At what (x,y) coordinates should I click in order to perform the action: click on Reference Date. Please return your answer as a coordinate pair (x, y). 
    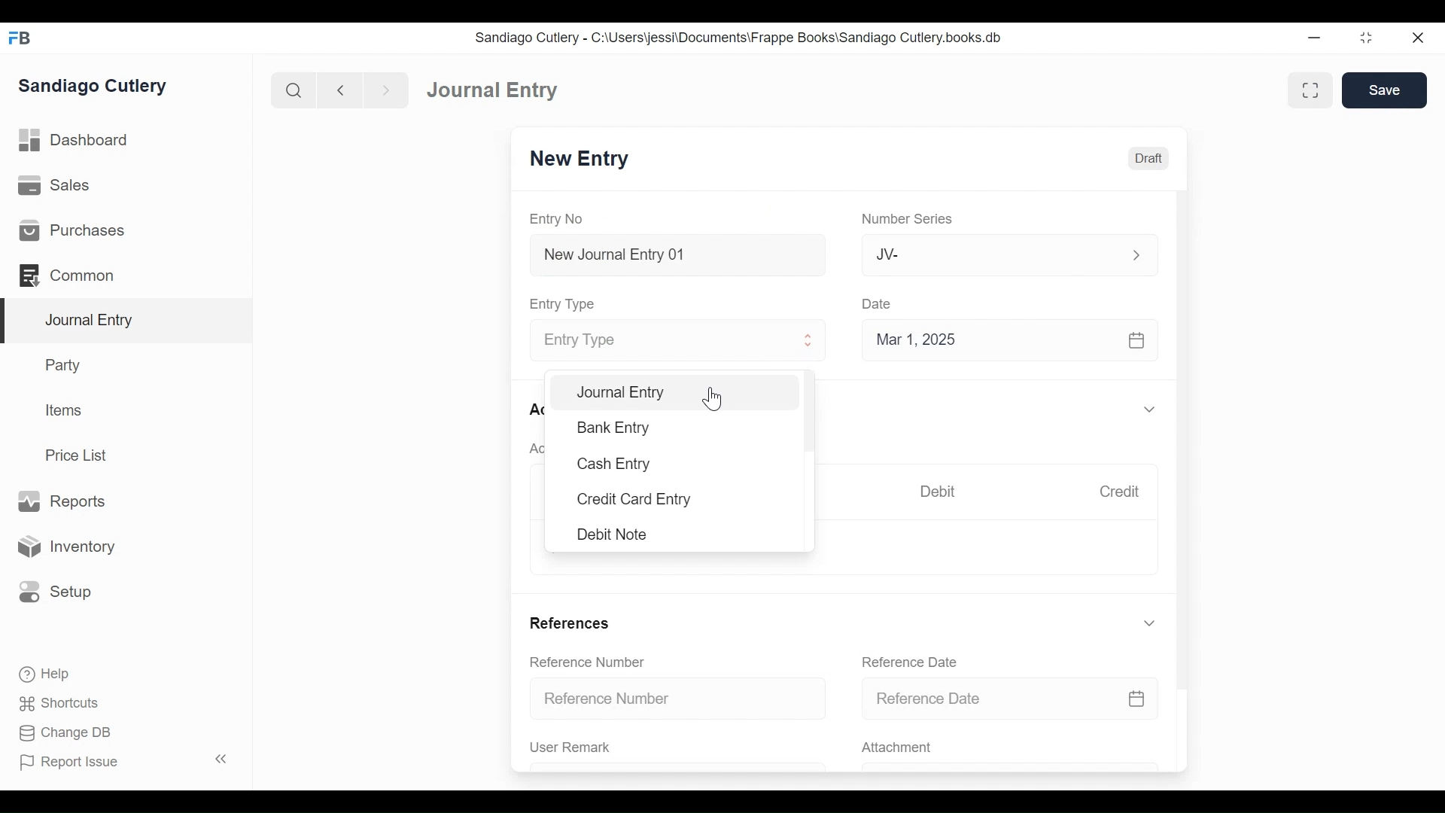
    Looking at the image, I should click on (900, 661).